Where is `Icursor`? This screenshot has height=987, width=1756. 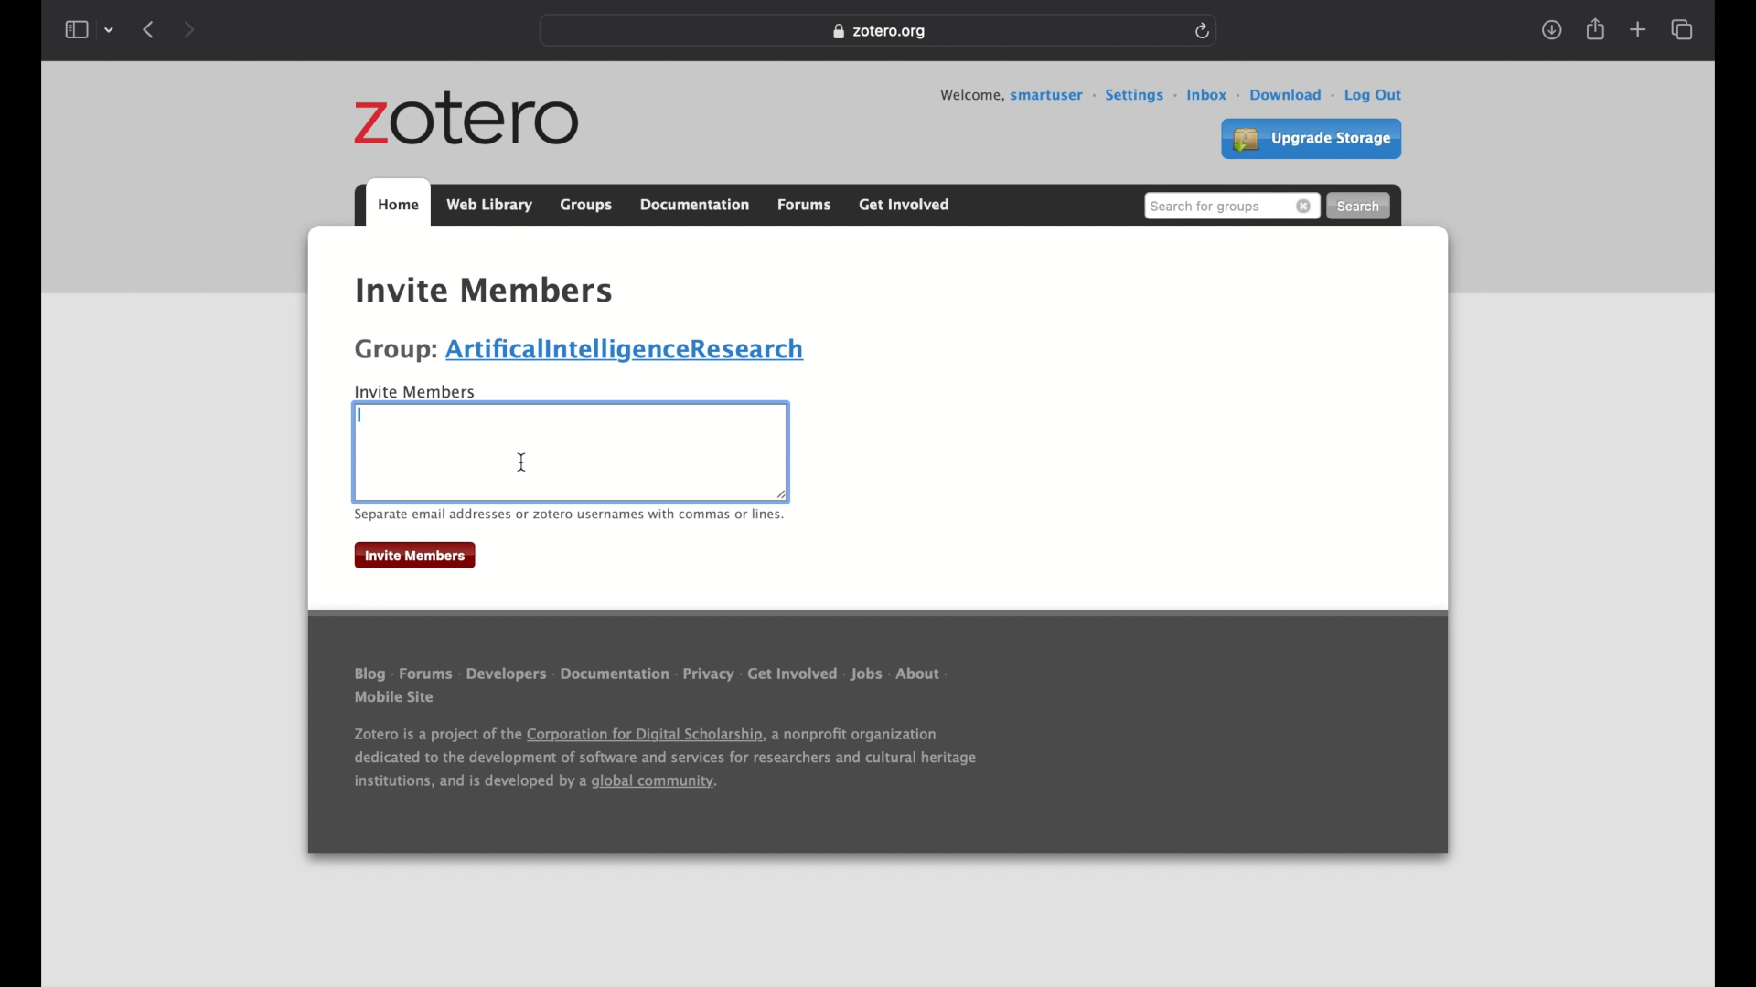 Icursor is located at coordinates (528, 463).